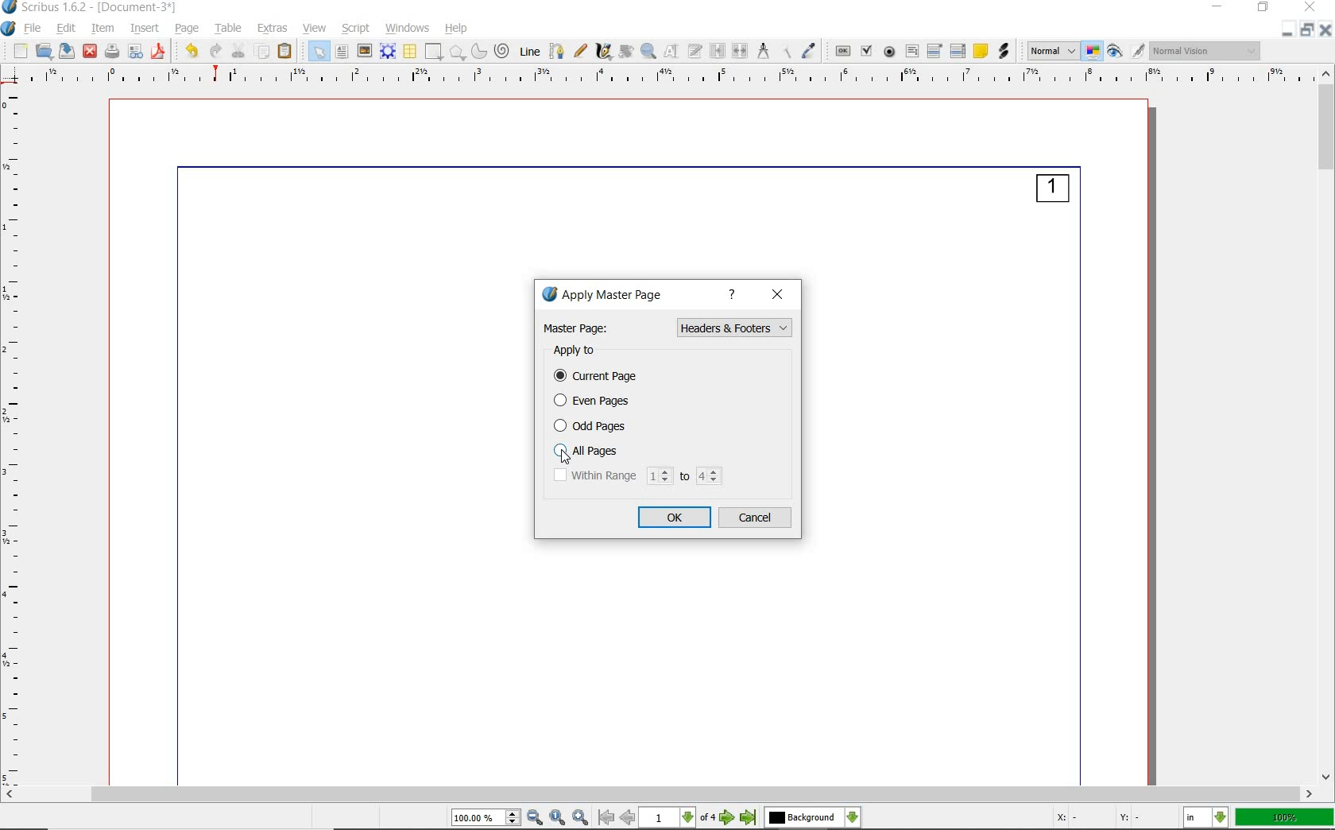 Image resolution: width=1335 pixels, height=830 pixels. What do you see at coordinates (737, 359) in the screenshot?
I see `normal` at bounding box center [737, 359].